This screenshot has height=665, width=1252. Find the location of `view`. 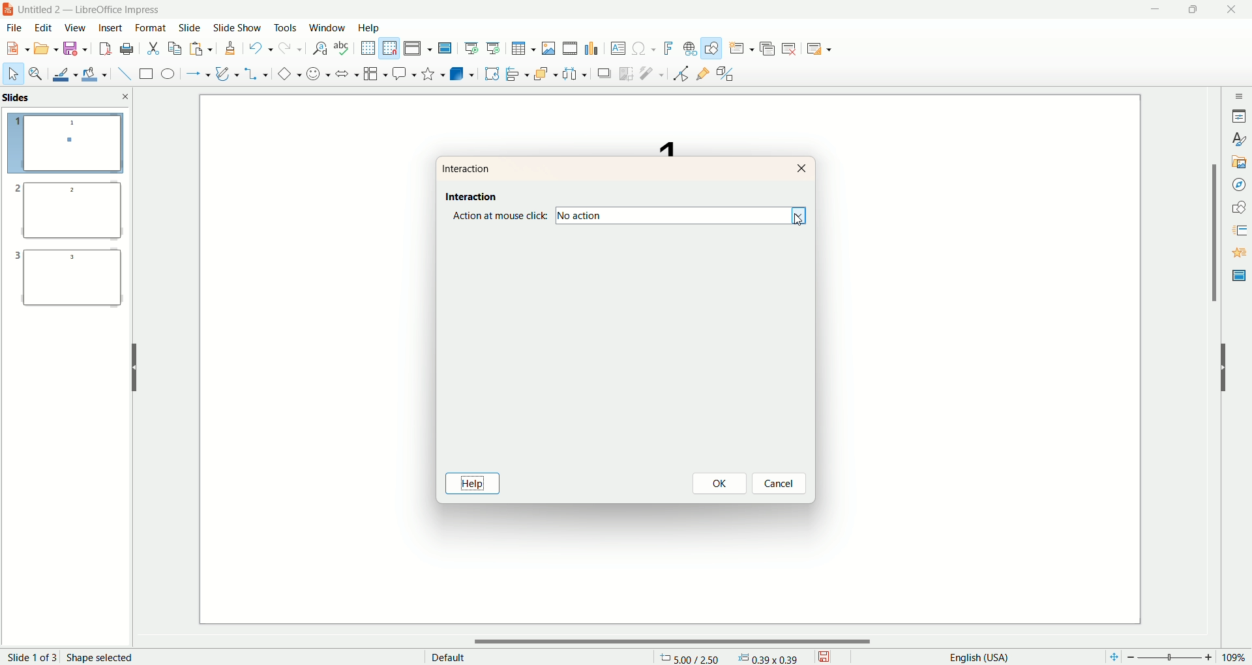

view is located at coordinates (73, 29).